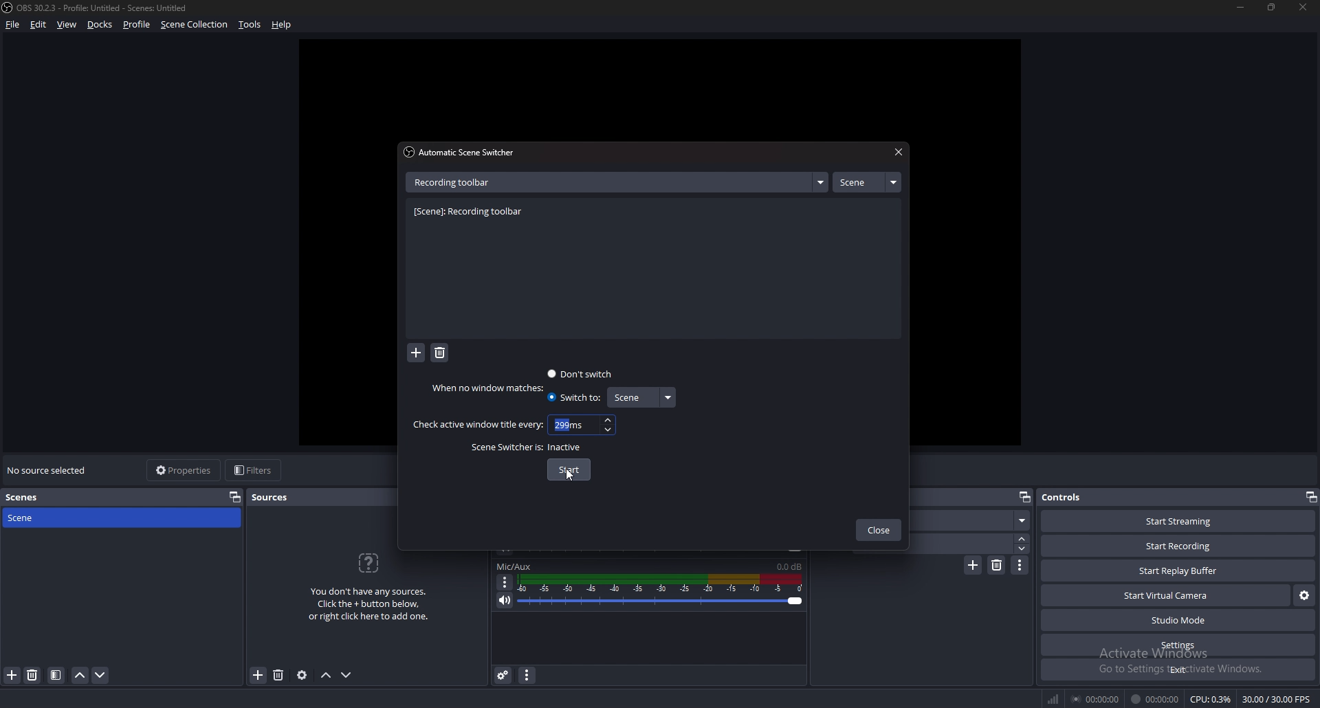 The height and width of the screenshot is (708, 1320). What do you see at coordinates (820, 182) in the screenshot?
I see `expand` at bounding box center [820, 182].